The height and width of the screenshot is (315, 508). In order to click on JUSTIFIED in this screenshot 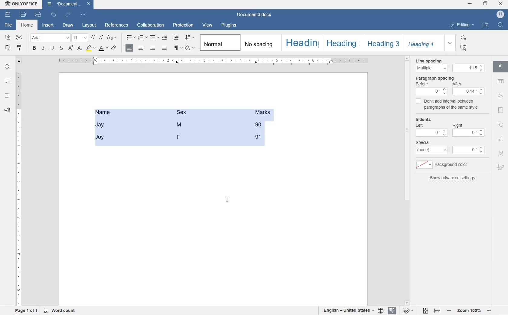, I will do `click(165, 48)`.